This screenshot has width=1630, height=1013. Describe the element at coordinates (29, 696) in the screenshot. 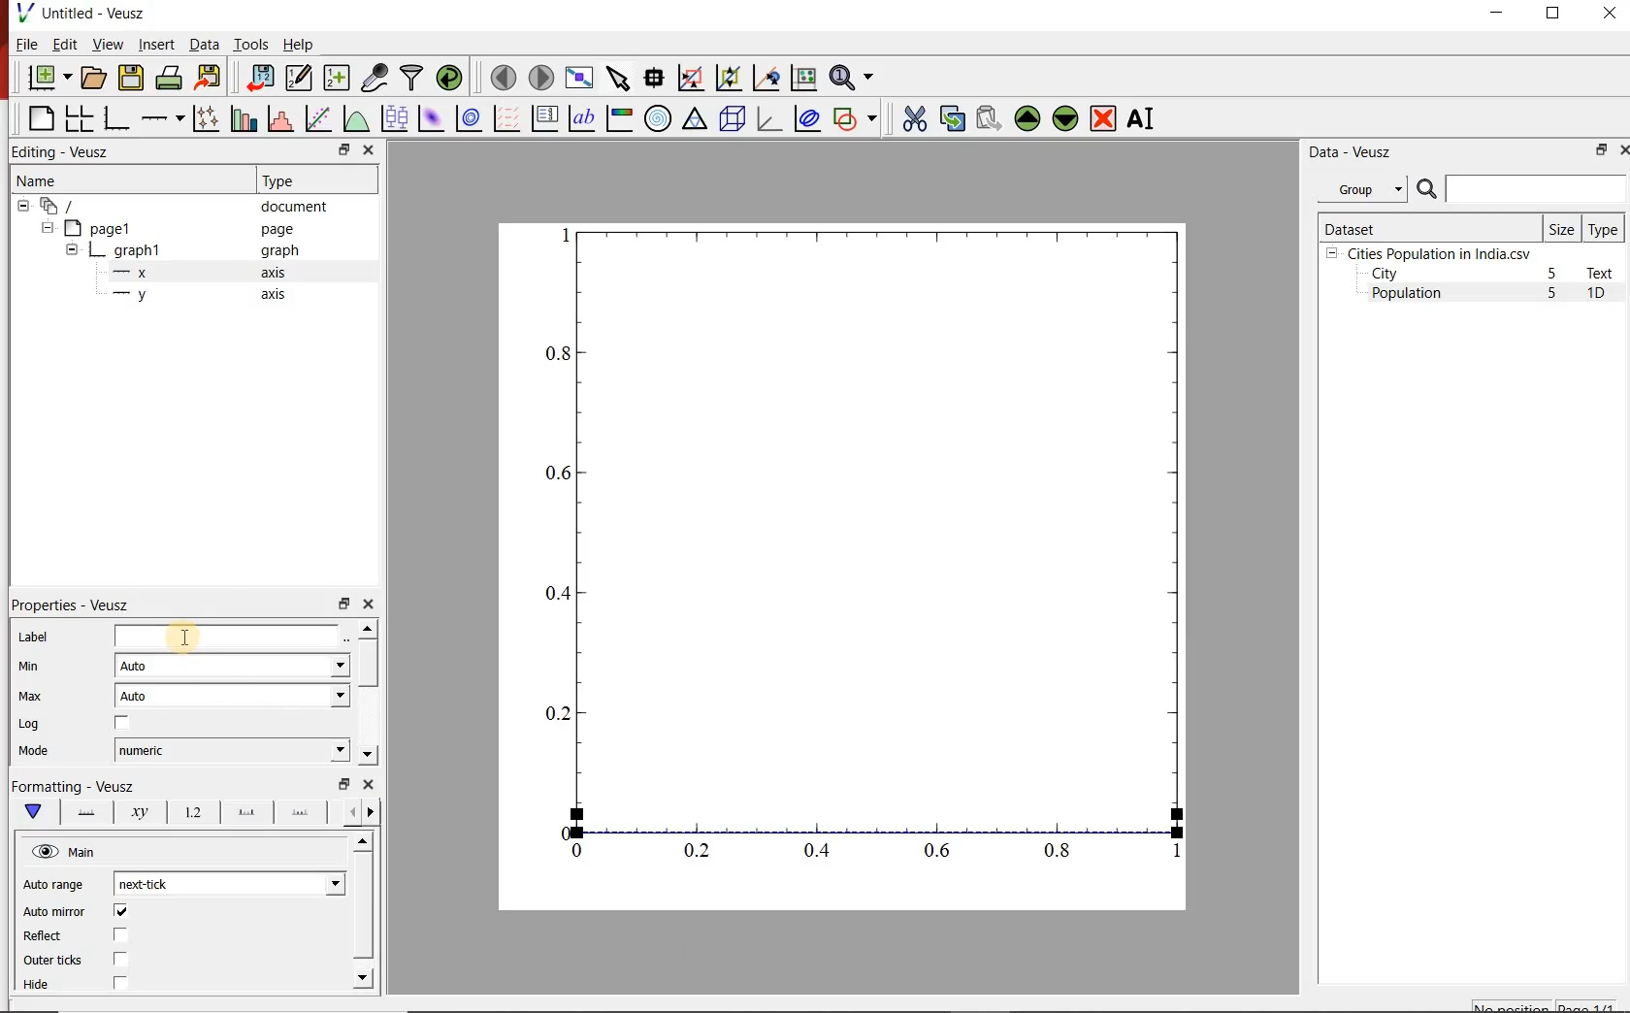

I see `Max` at that location.